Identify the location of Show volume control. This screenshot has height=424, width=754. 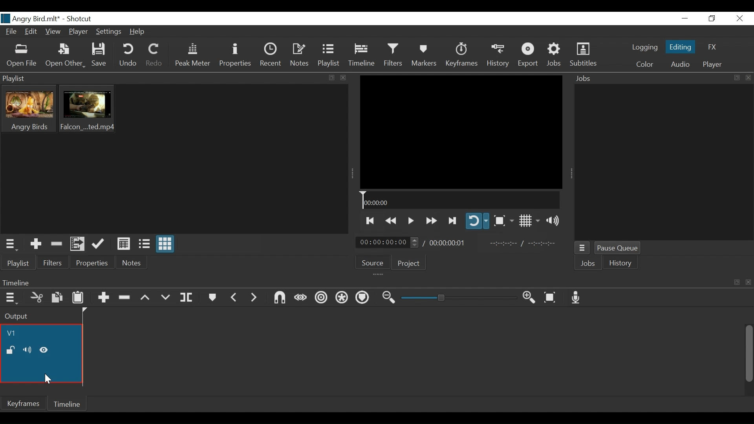
(552, 221).